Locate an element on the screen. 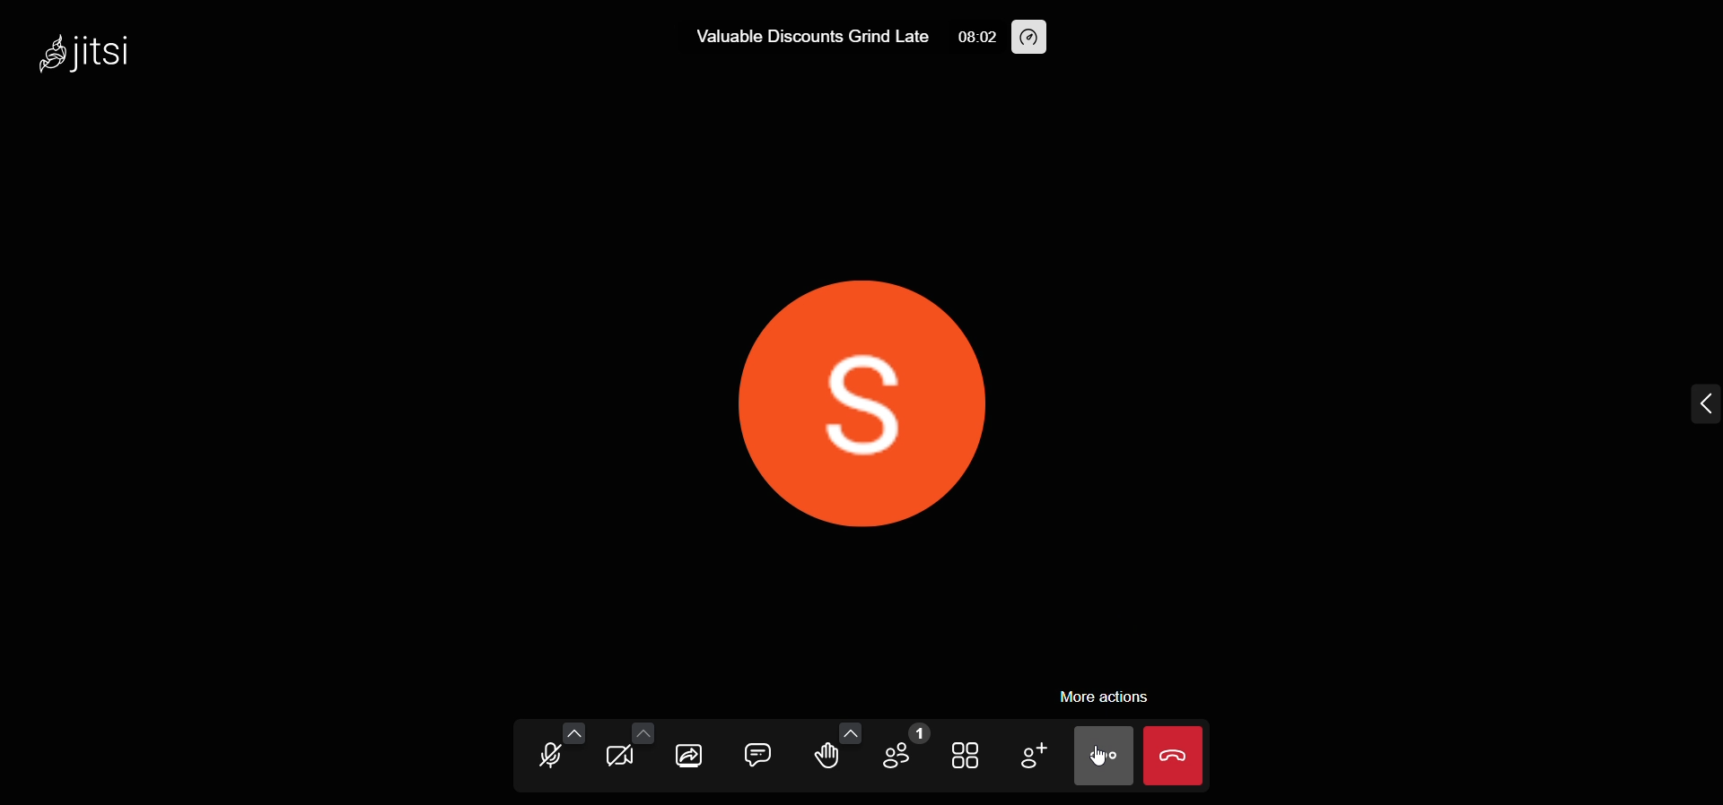 The image size is (1723, 805). cursor is located at coordinates (1088, 763).